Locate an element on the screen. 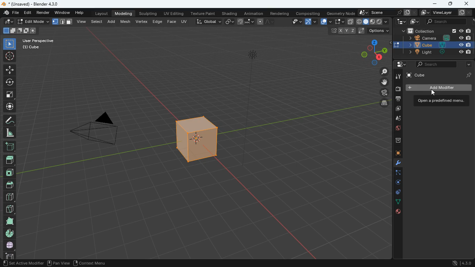 This screenshot has height=267, width=475. camera is located at coordinates (95, 131).